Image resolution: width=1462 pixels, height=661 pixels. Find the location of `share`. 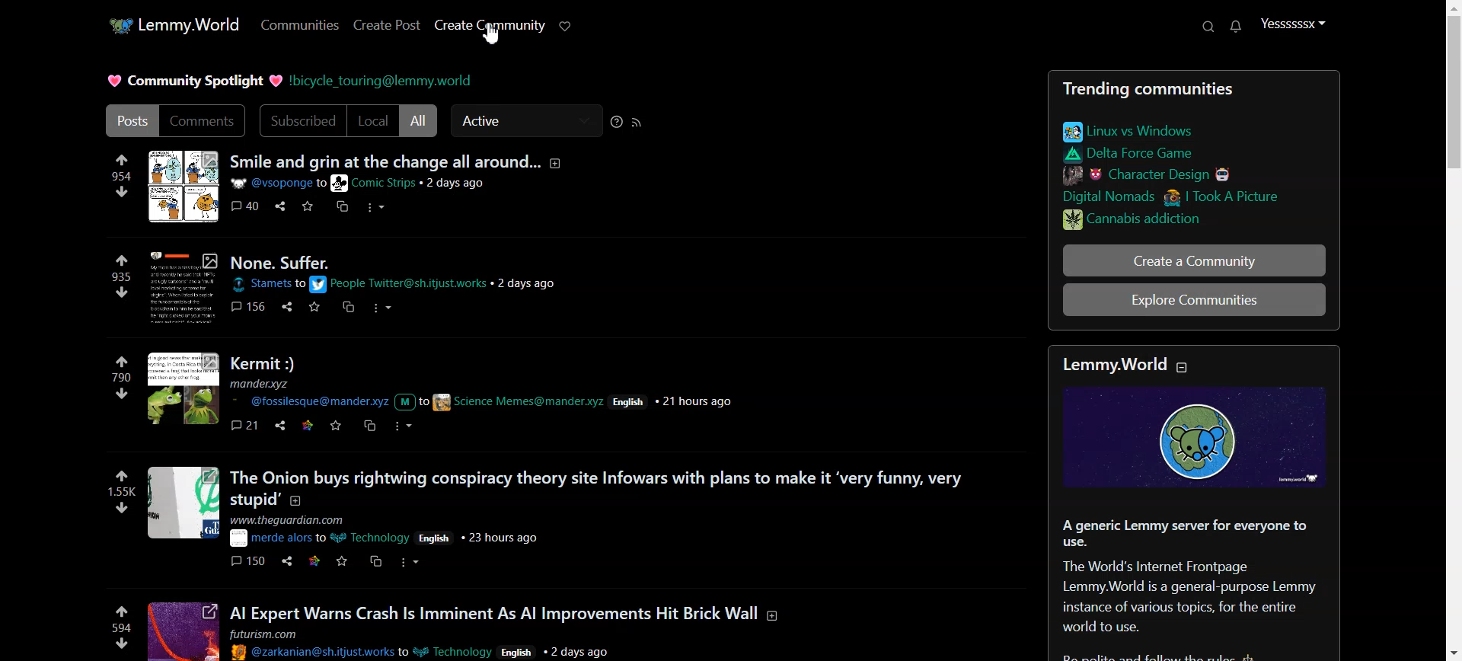

share is located at coordinates (286, 561).